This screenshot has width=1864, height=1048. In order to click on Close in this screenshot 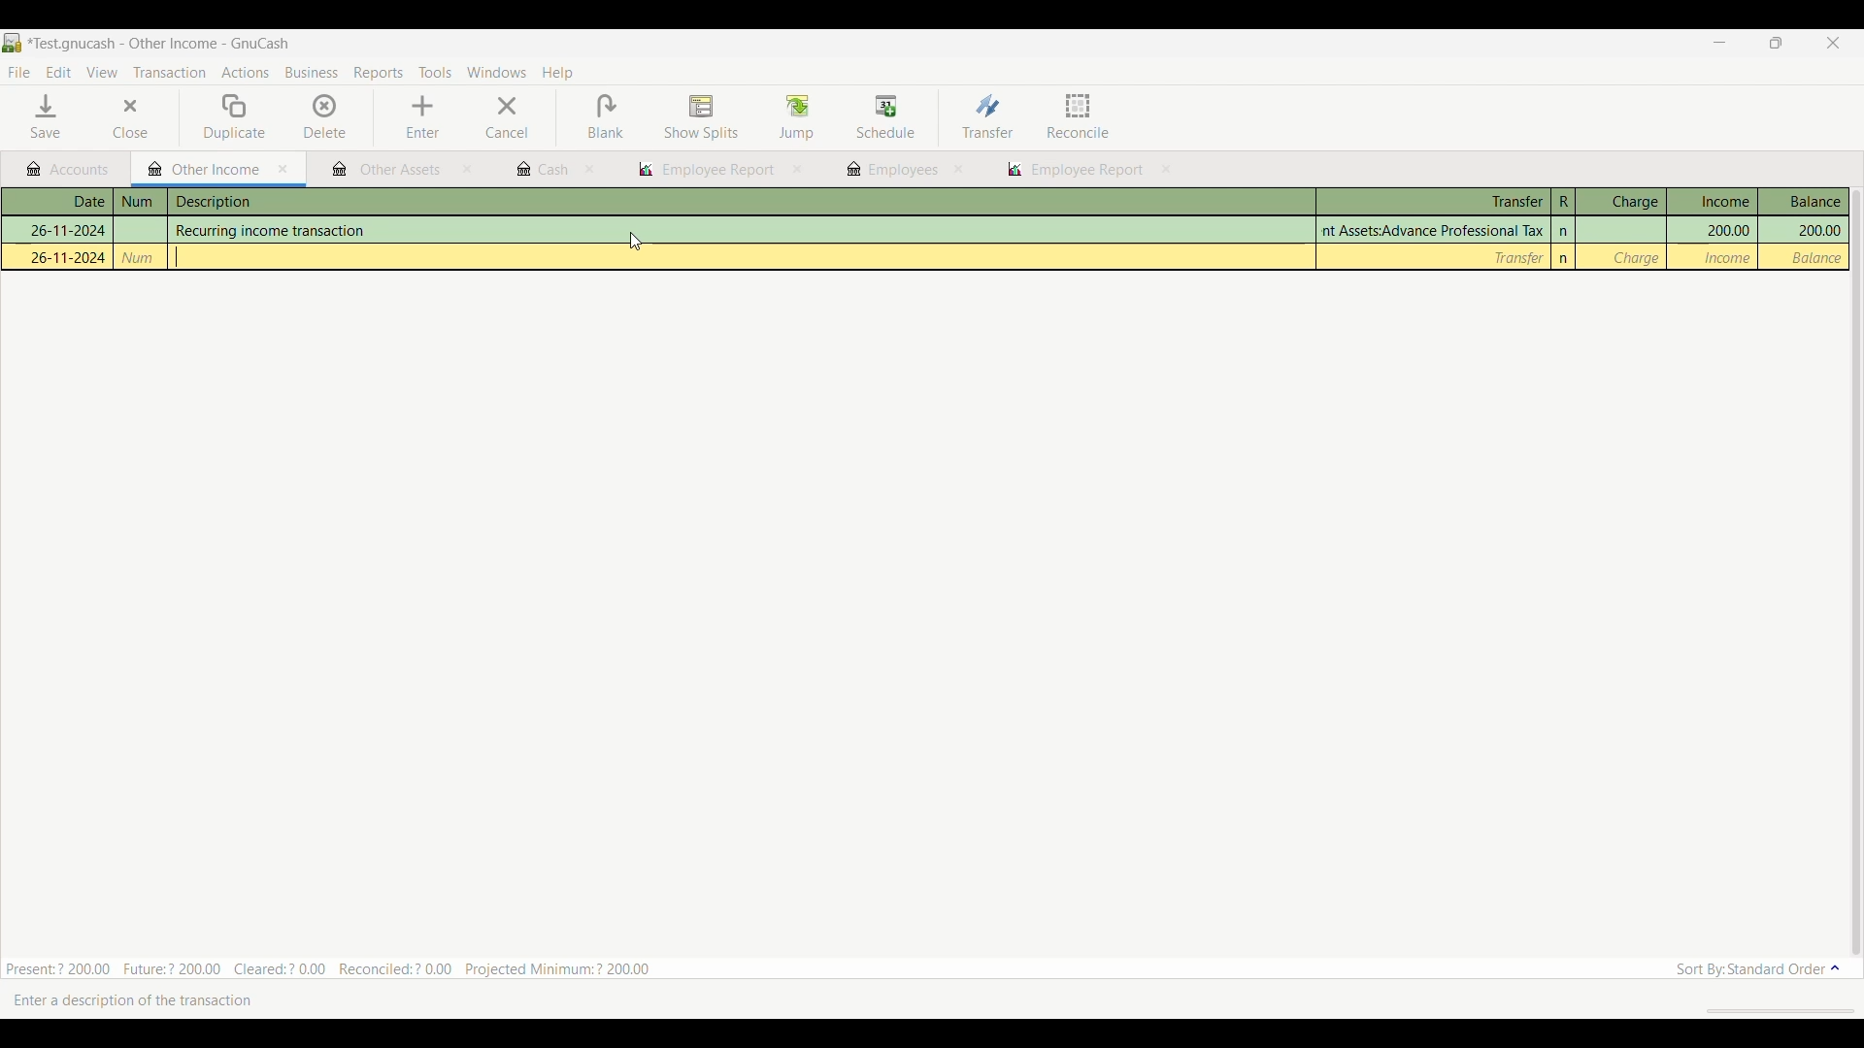, I will do `click(116, 118)`.